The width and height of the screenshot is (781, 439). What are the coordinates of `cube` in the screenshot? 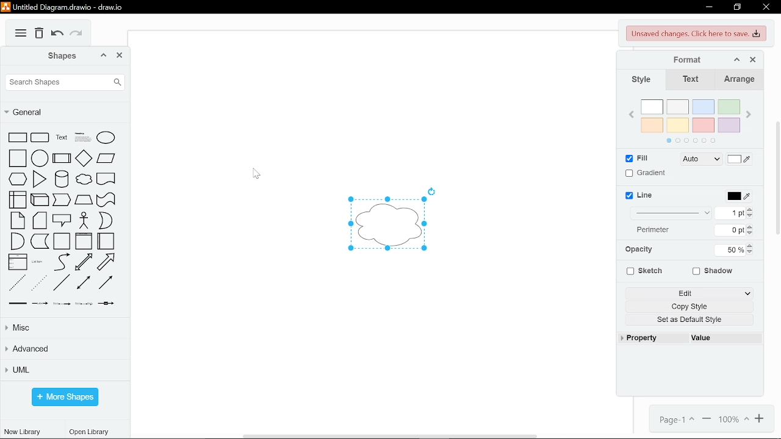 It's located at (40, 200).